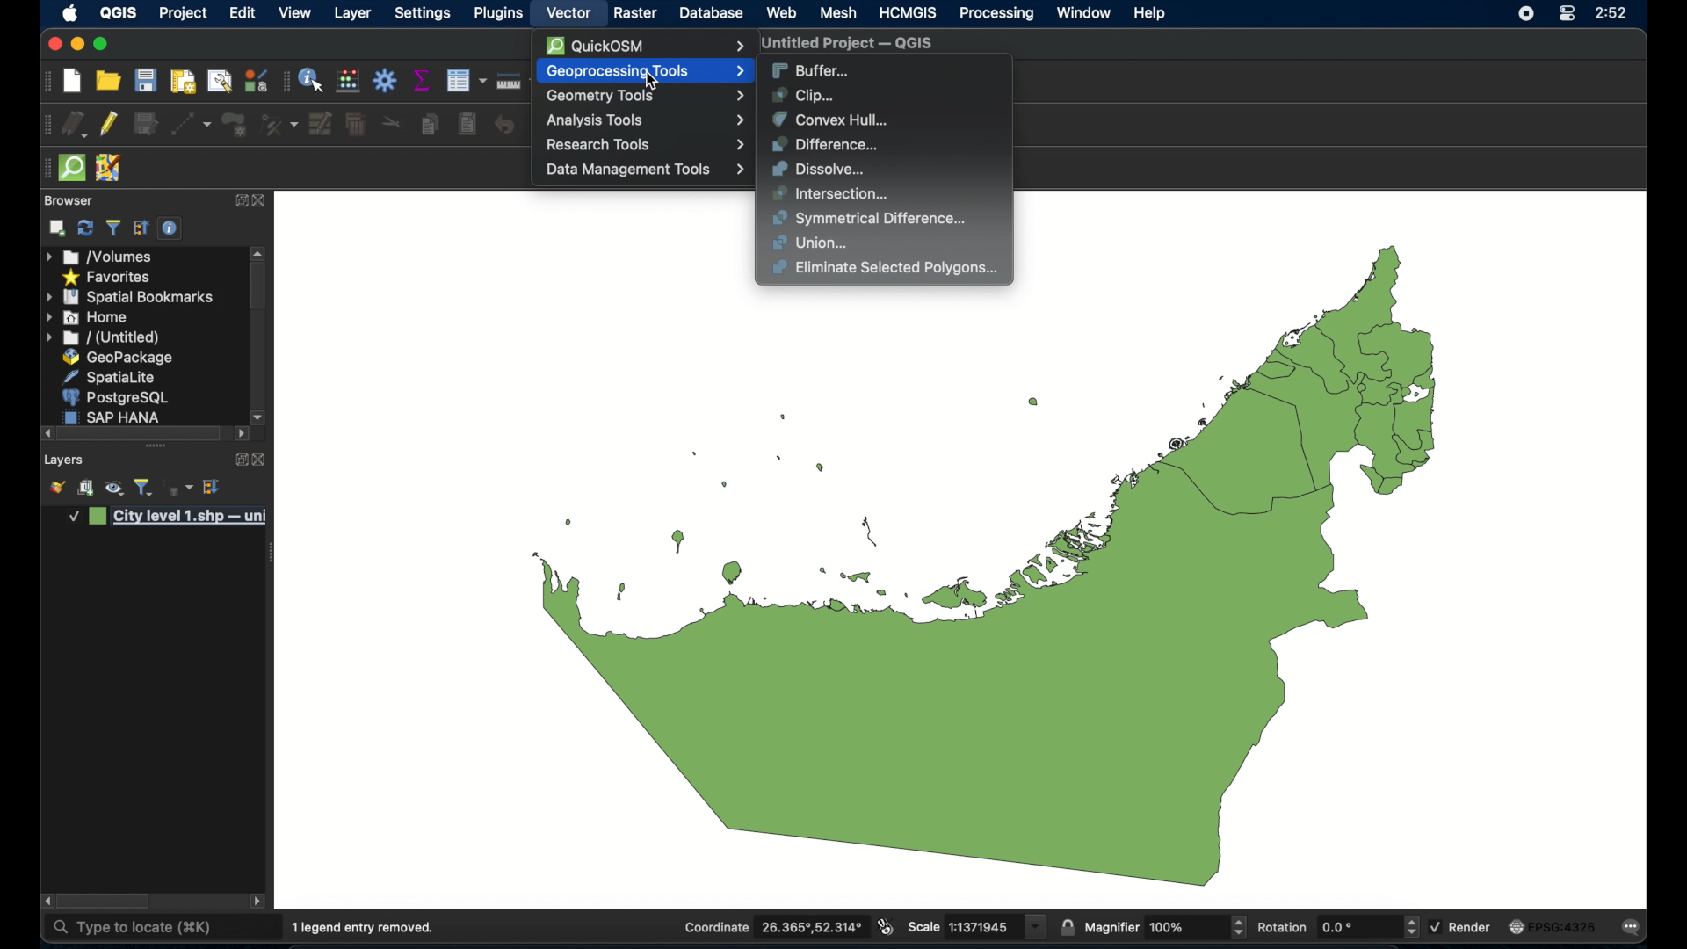 This screenshot has width=1687, height=949. What do you see at coordinates (118, 14) in the screenshot?
I see `QGIS` at bounding box center [118, 14].